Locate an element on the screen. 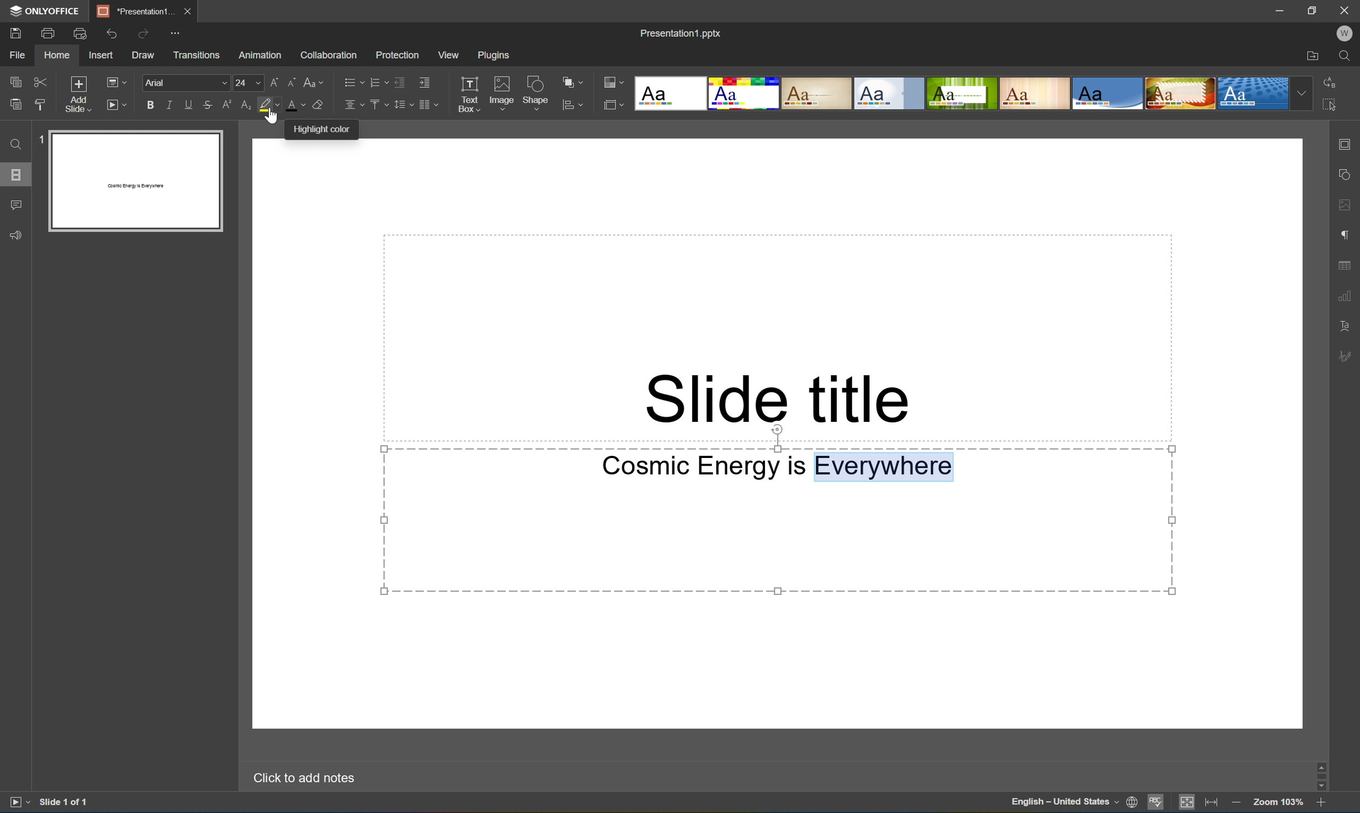  Insert is located at coordinates (101, 55).